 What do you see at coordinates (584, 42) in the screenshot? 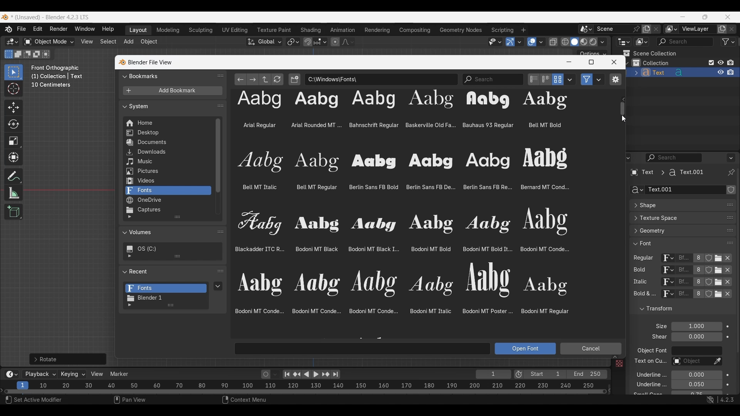
I see `Viewport shading, material preview` at bounding box center [584, 42].